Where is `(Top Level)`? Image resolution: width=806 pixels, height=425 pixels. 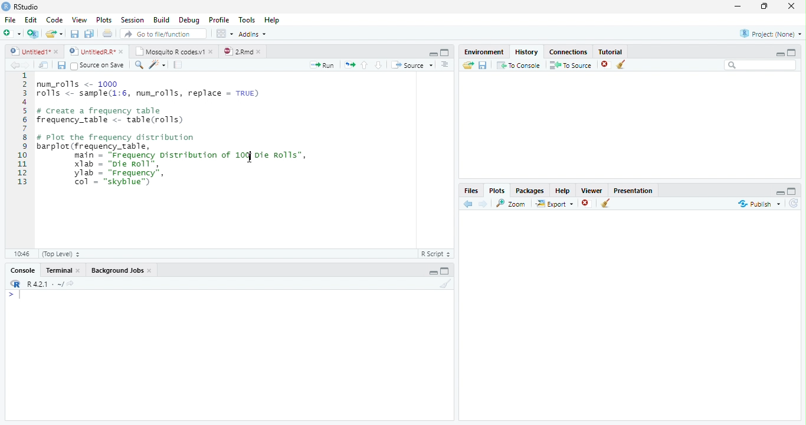 (Top Level) is located at coordinates (61, 254).